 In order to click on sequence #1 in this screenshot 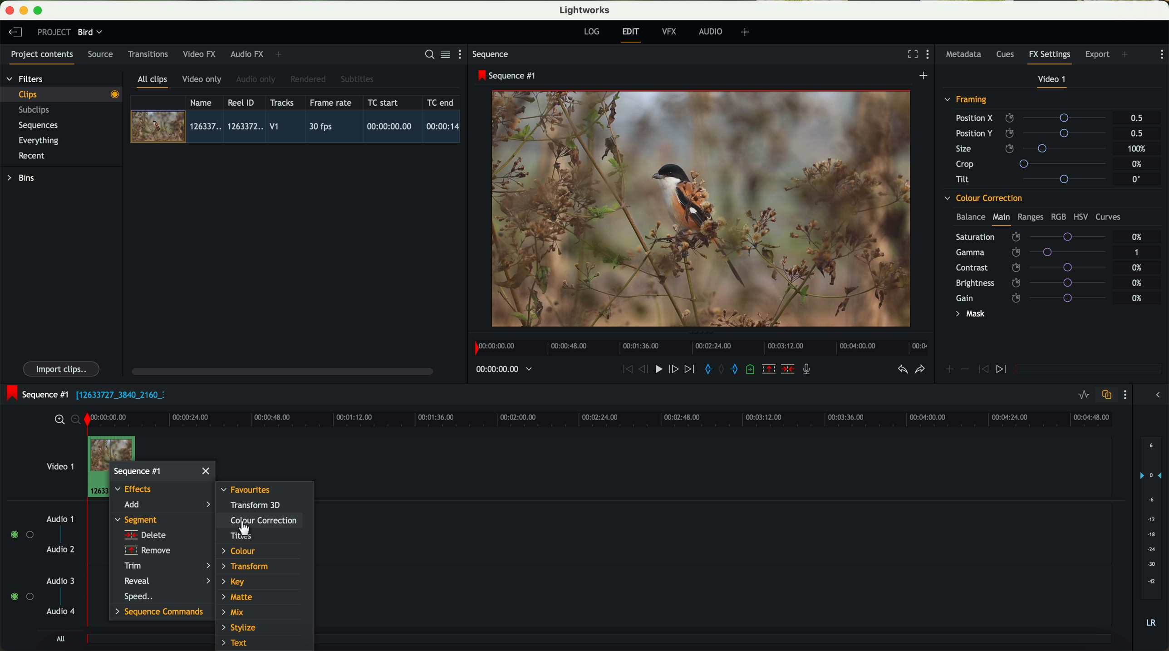, I will do `click(508, 75)`.